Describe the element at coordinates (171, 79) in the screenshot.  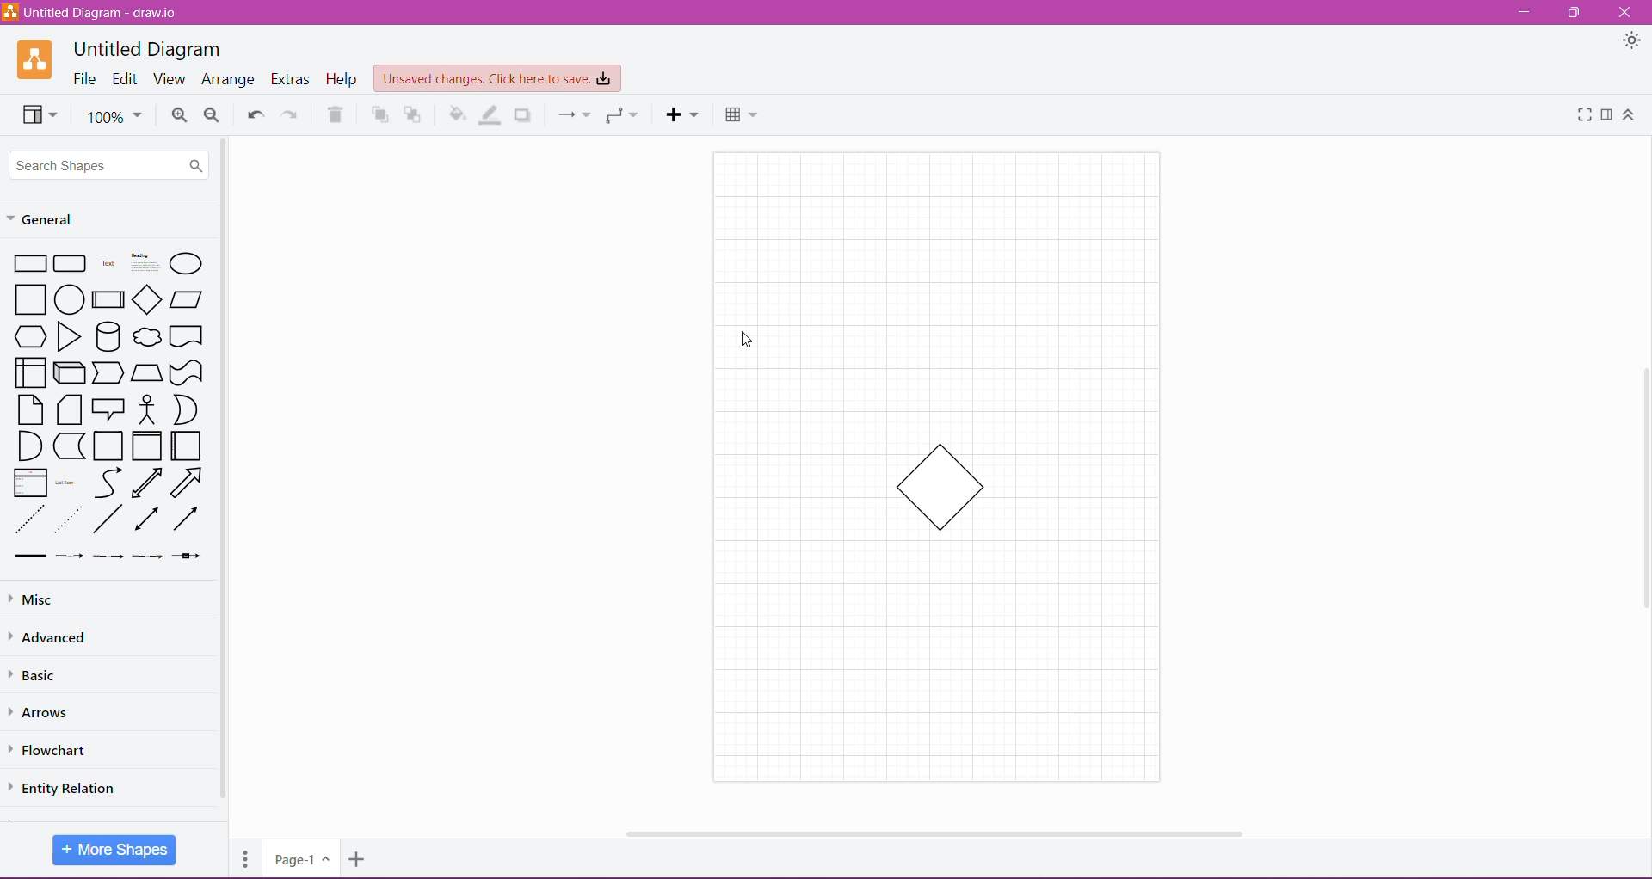
I see `View` at that location.